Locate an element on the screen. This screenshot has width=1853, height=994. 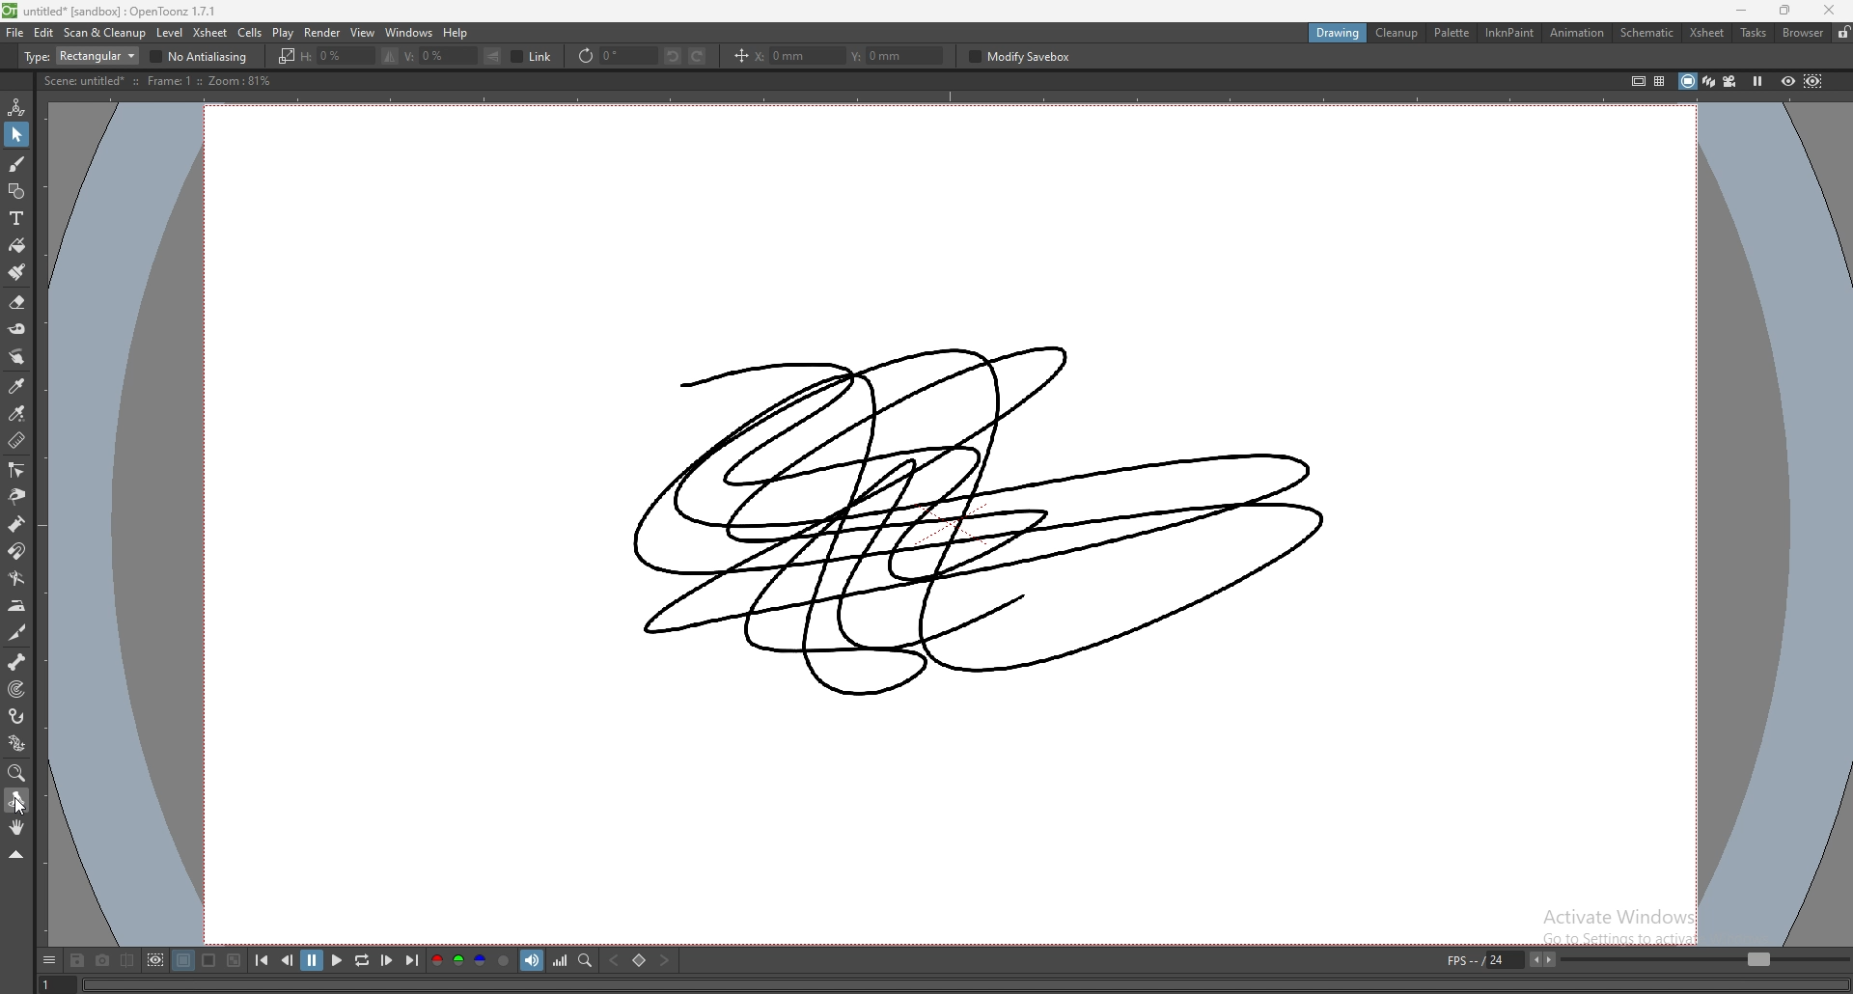
file is located at coordinates (14, 33).